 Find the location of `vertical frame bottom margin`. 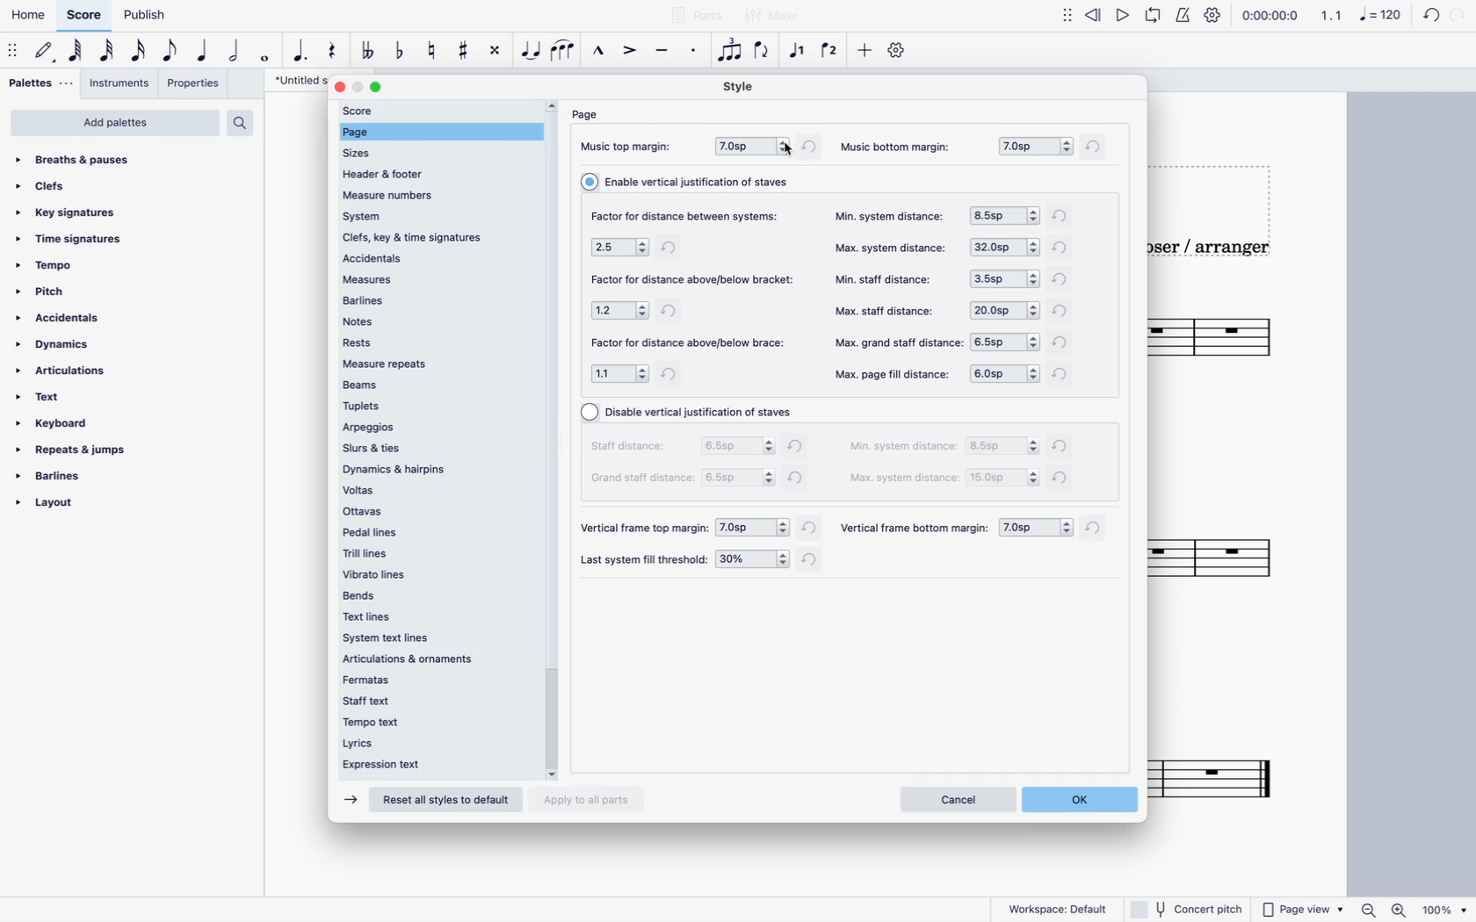

vertical frame bottom margin is located at coordinates (915, 529).